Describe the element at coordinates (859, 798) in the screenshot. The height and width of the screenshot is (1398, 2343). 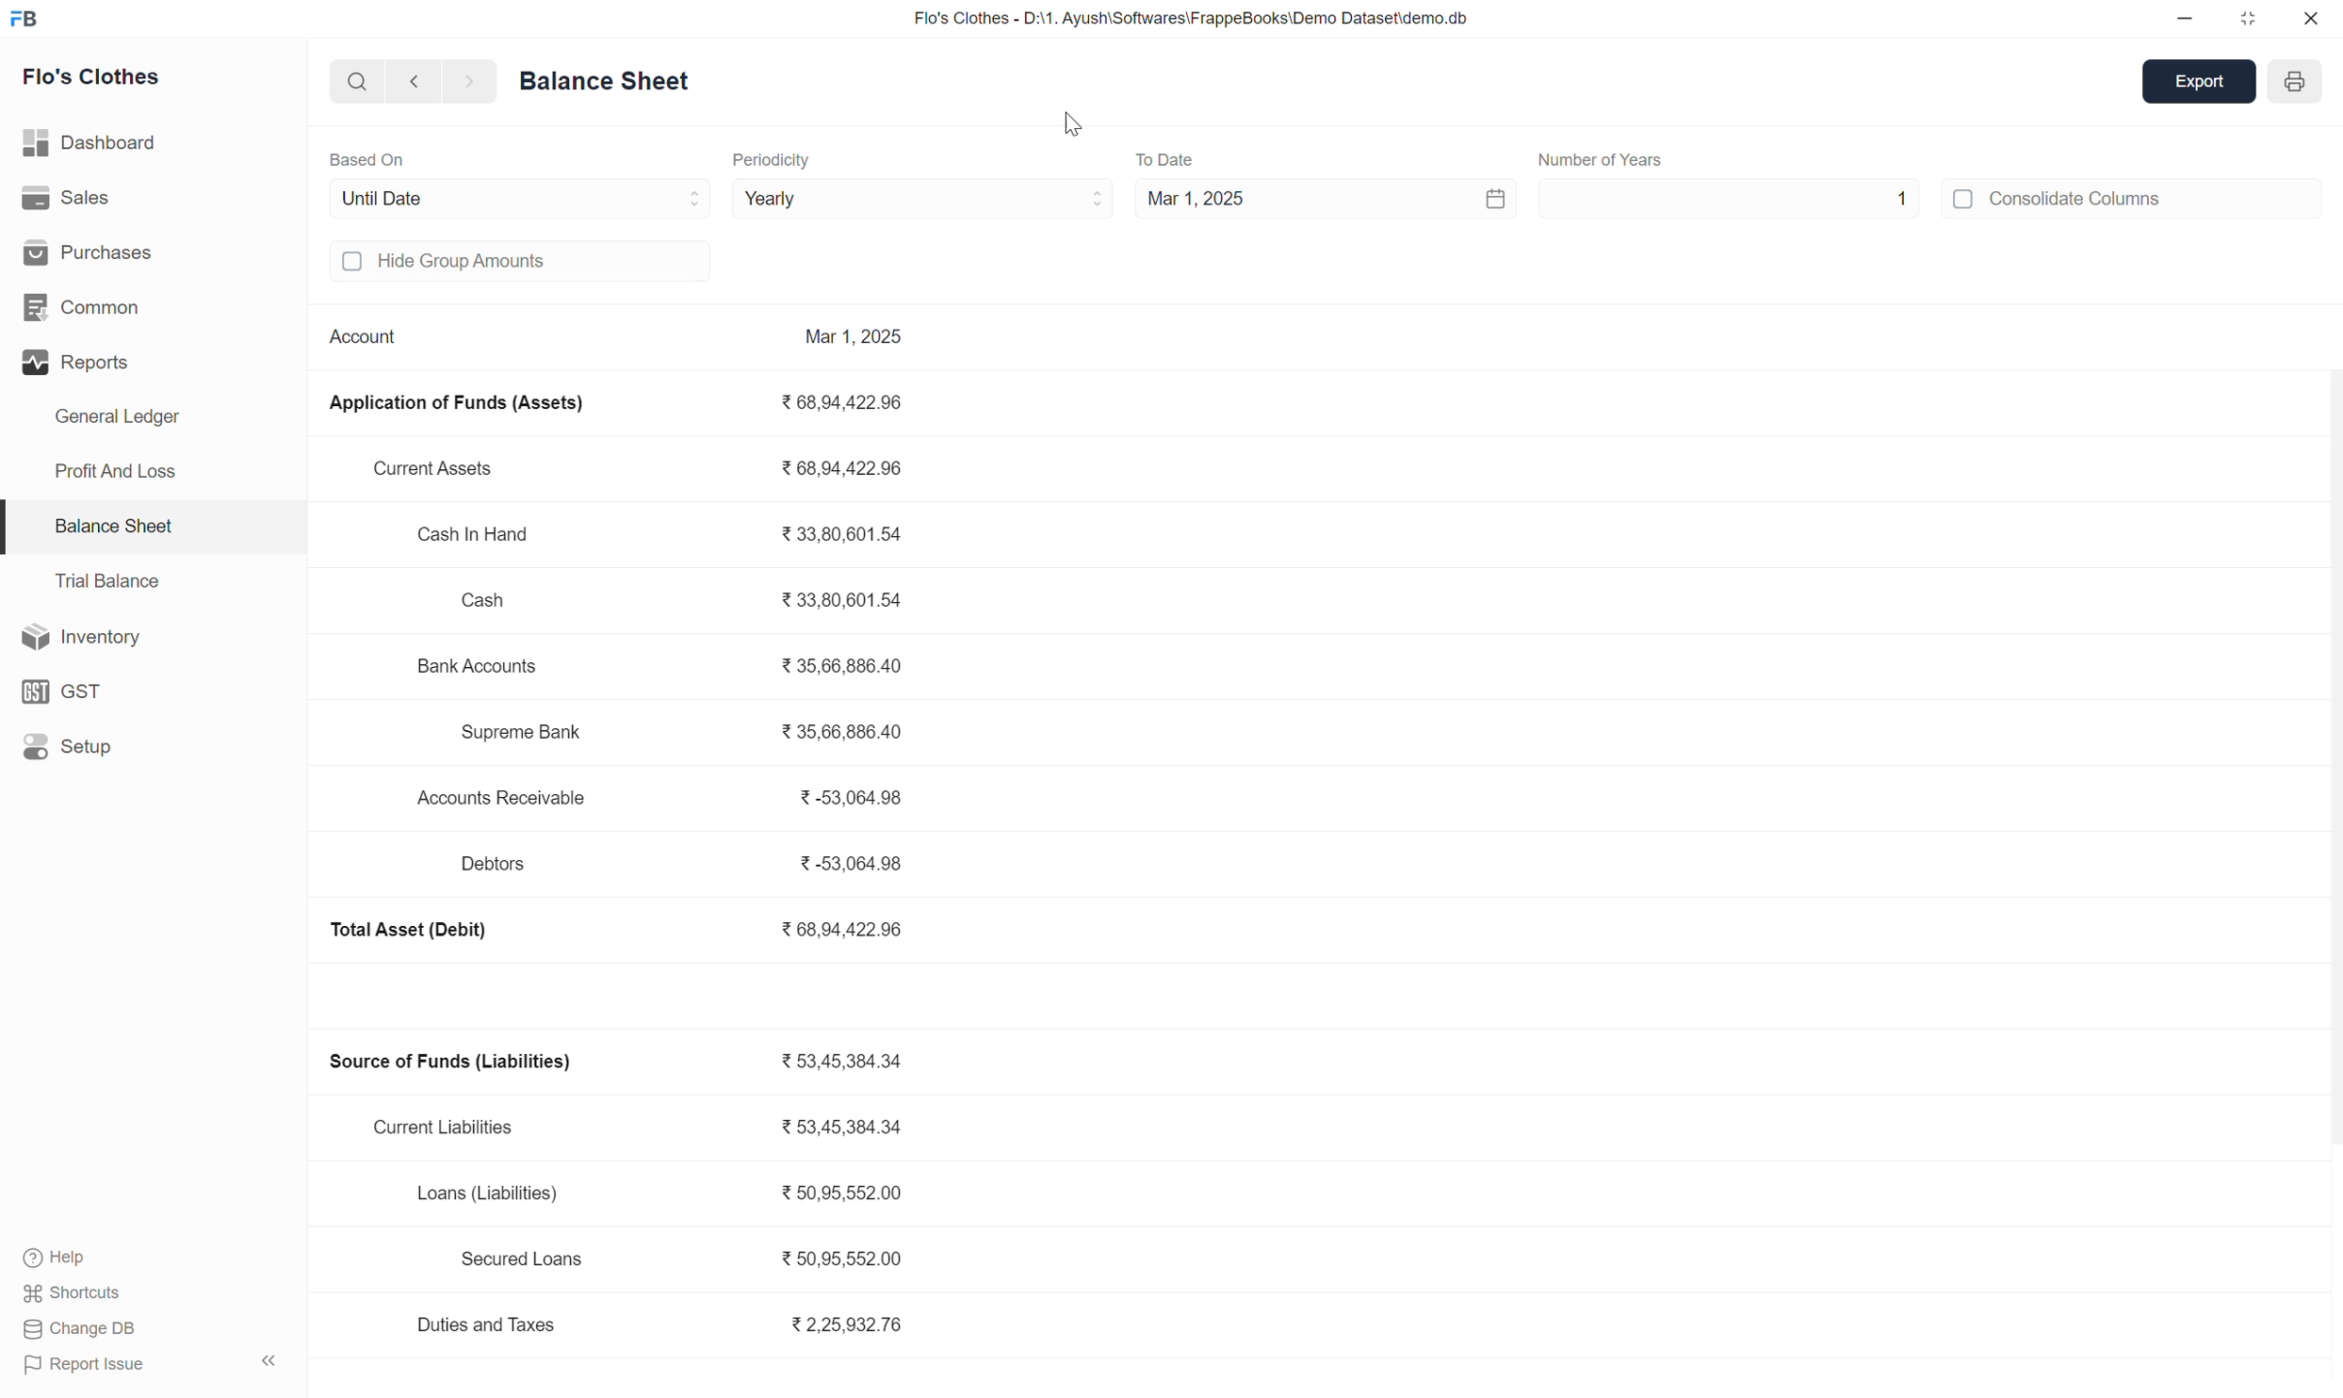
I see `-53,064.98` at that location.